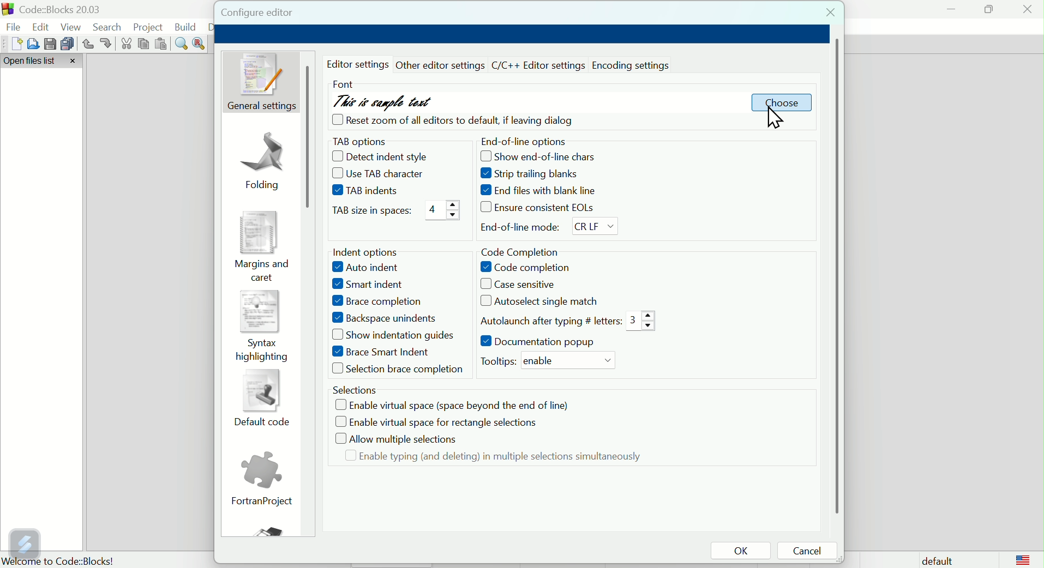 The height and width of the screenshot is (568, 1044). Describe the element at coordinates (261, 81) in the screenshot. I see `General setting` at that location.